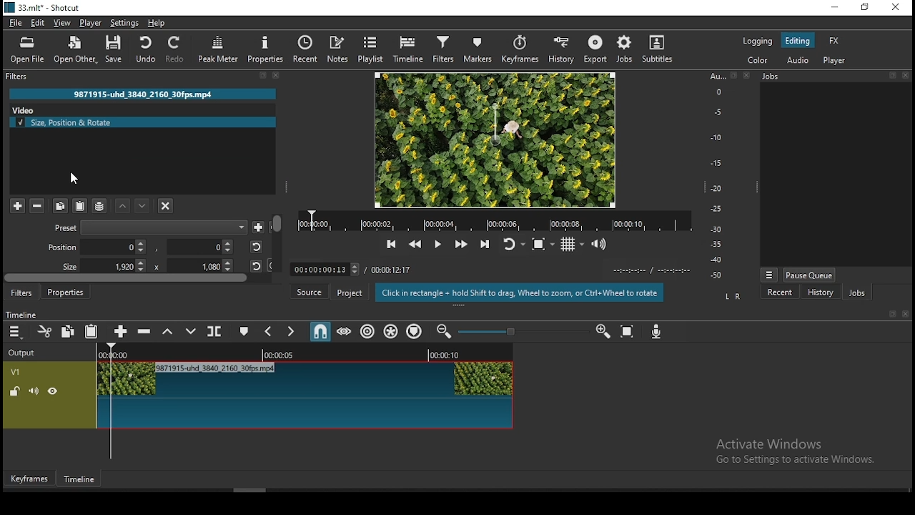 This screenshot has height=515, width=915. I want to click on resize, so click(891, 75).